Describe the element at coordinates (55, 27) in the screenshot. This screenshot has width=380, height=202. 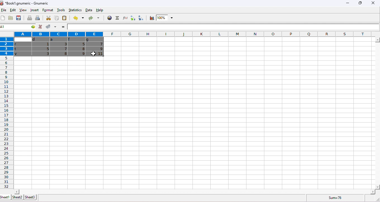
I see `accept multiple changes` at that location.